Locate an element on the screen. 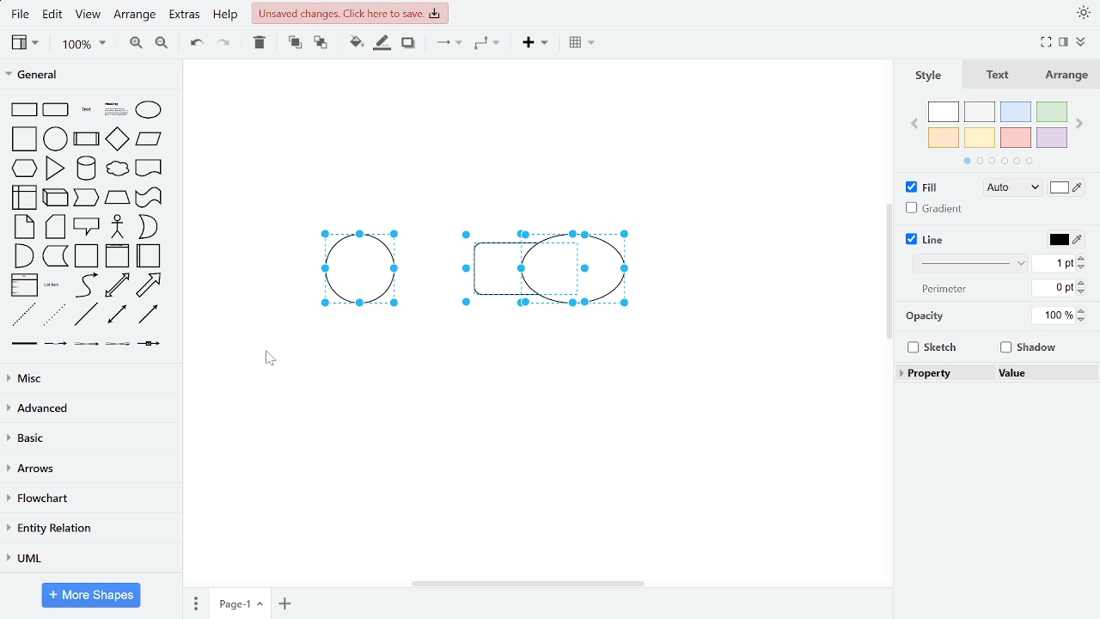 The width and height of the screenshot is (1100, 619). 1 pt is located at coordinates (1054, 264).